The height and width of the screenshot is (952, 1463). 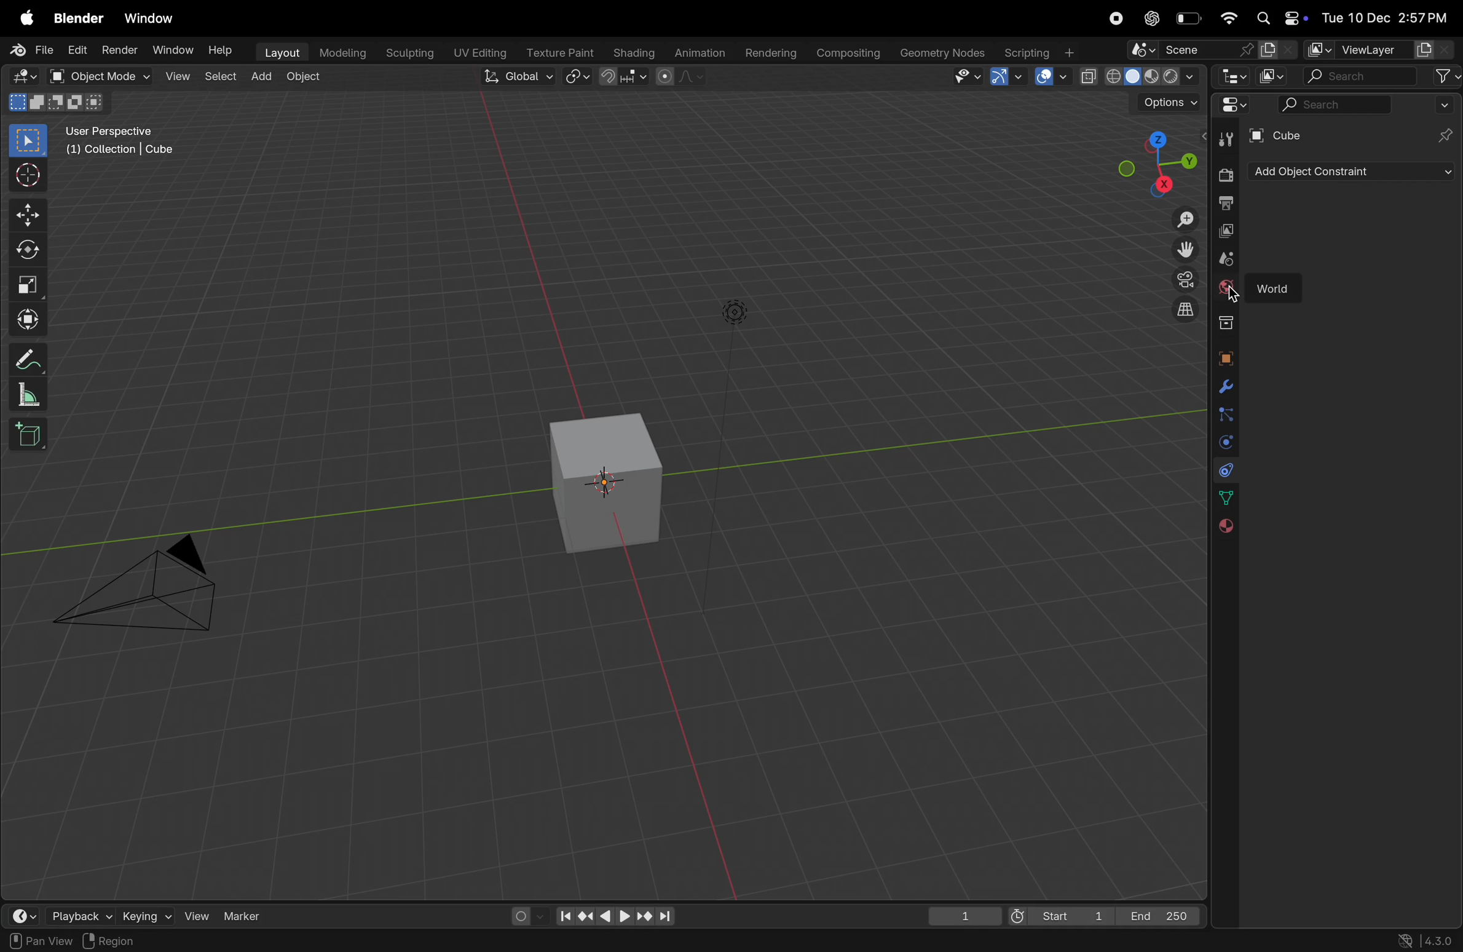 I want to click on move the view, so click(x=1183, y=248).